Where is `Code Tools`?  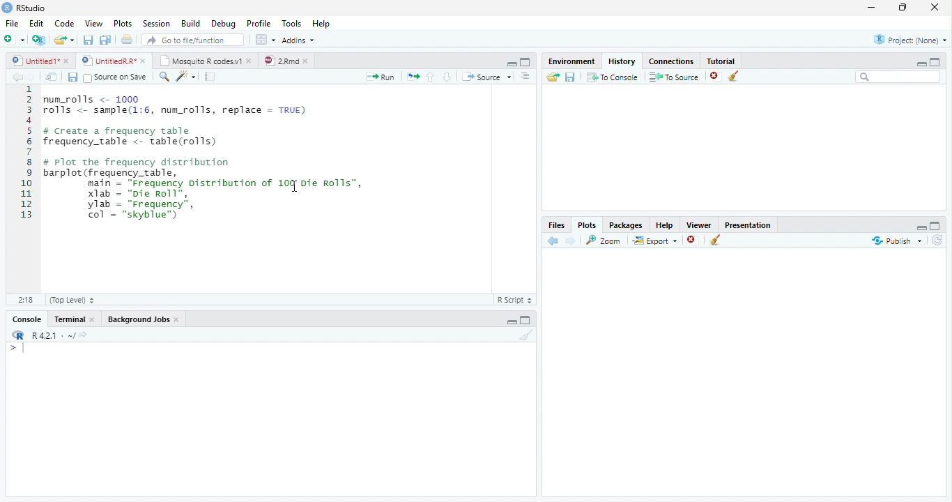
Code Tools is located at coordinates (185, 77).